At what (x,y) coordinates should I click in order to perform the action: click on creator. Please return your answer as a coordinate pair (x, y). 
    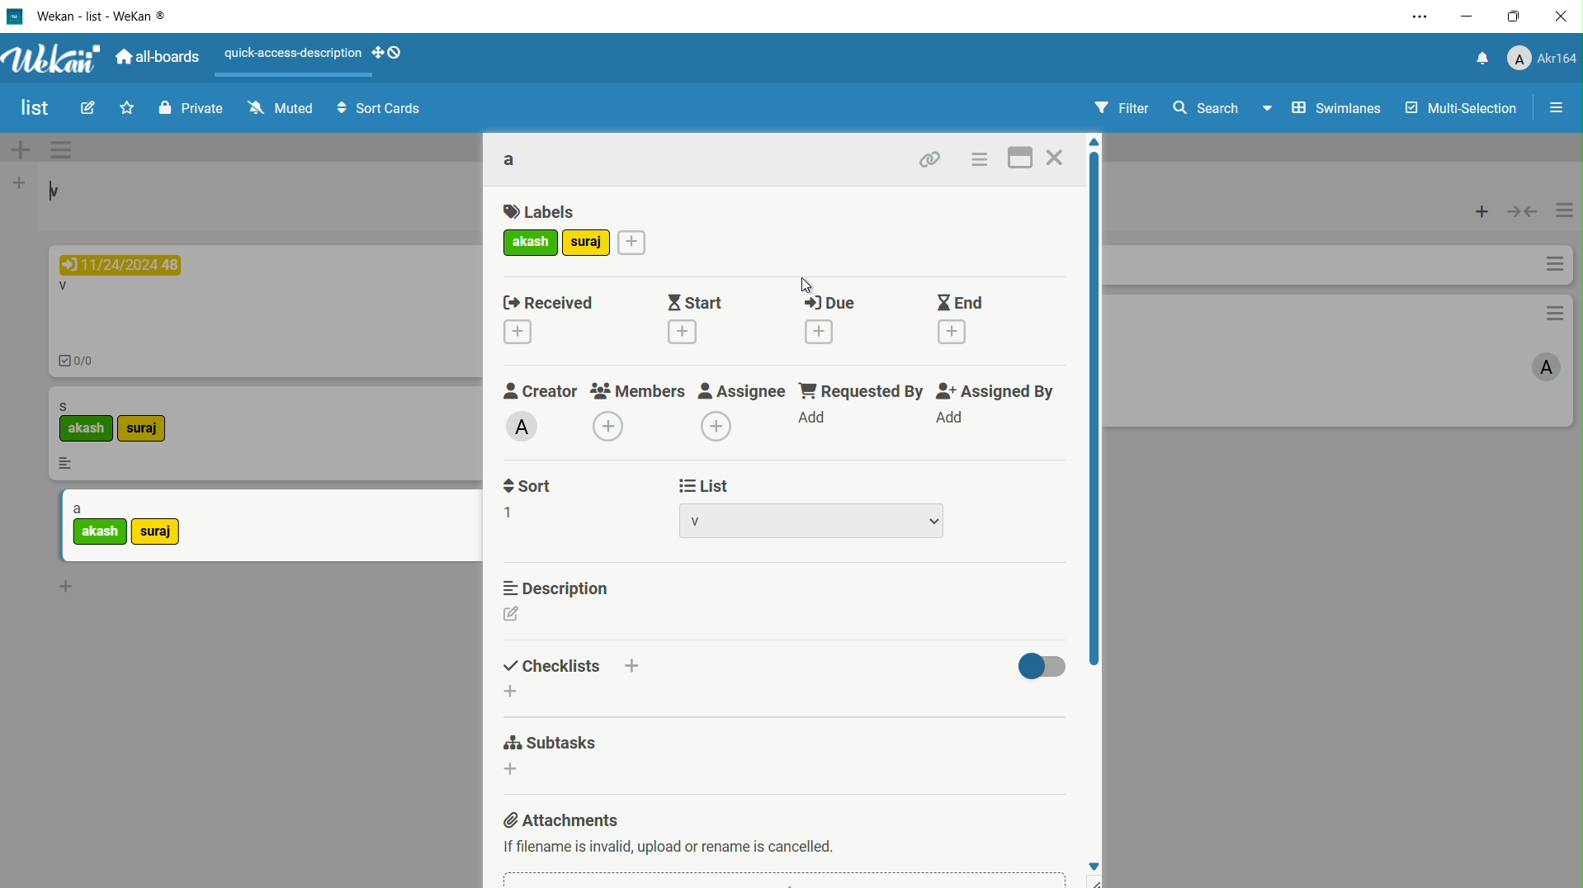
    Looking at the image, I should click on (536, 391).